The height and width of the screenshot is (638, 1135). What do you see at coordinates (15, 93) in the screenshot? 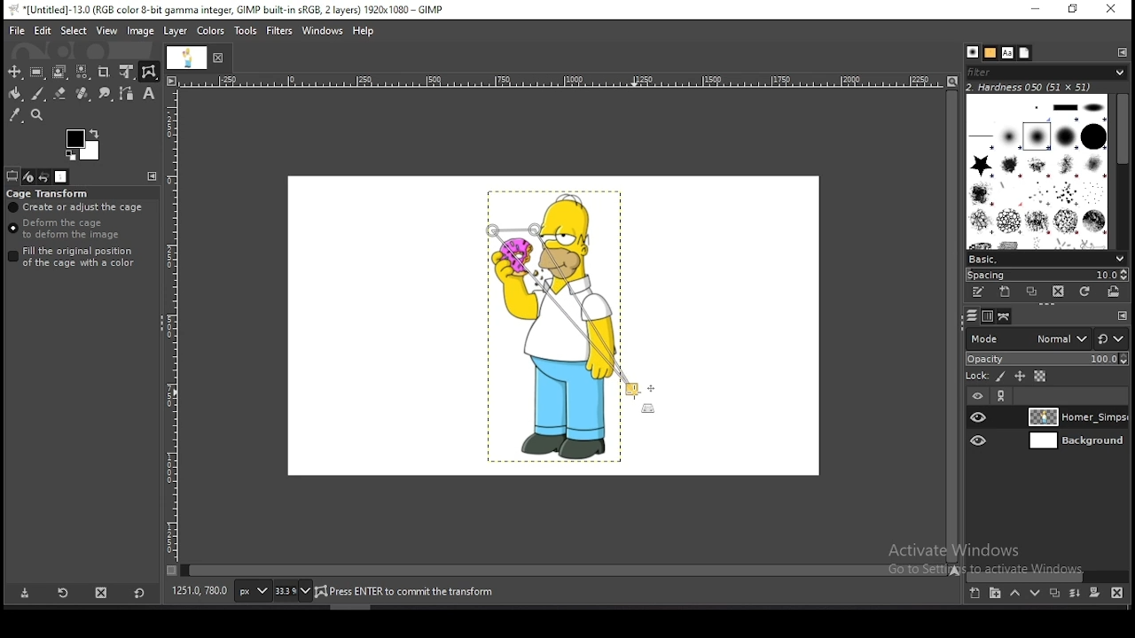
I see `paint bucket tool` at bounding box center [15, 93].